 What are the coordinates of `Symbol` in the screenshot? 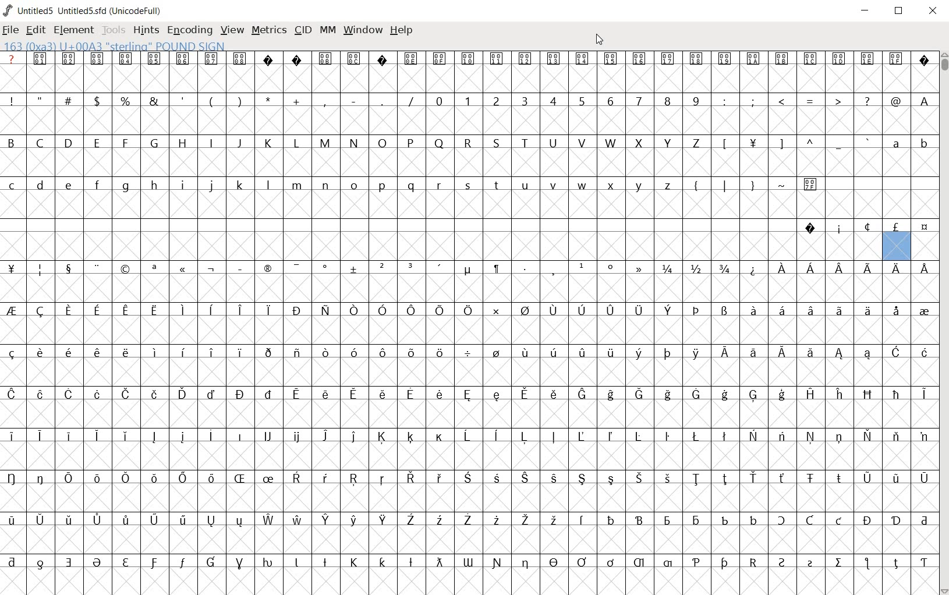 It's located at (439, 312).